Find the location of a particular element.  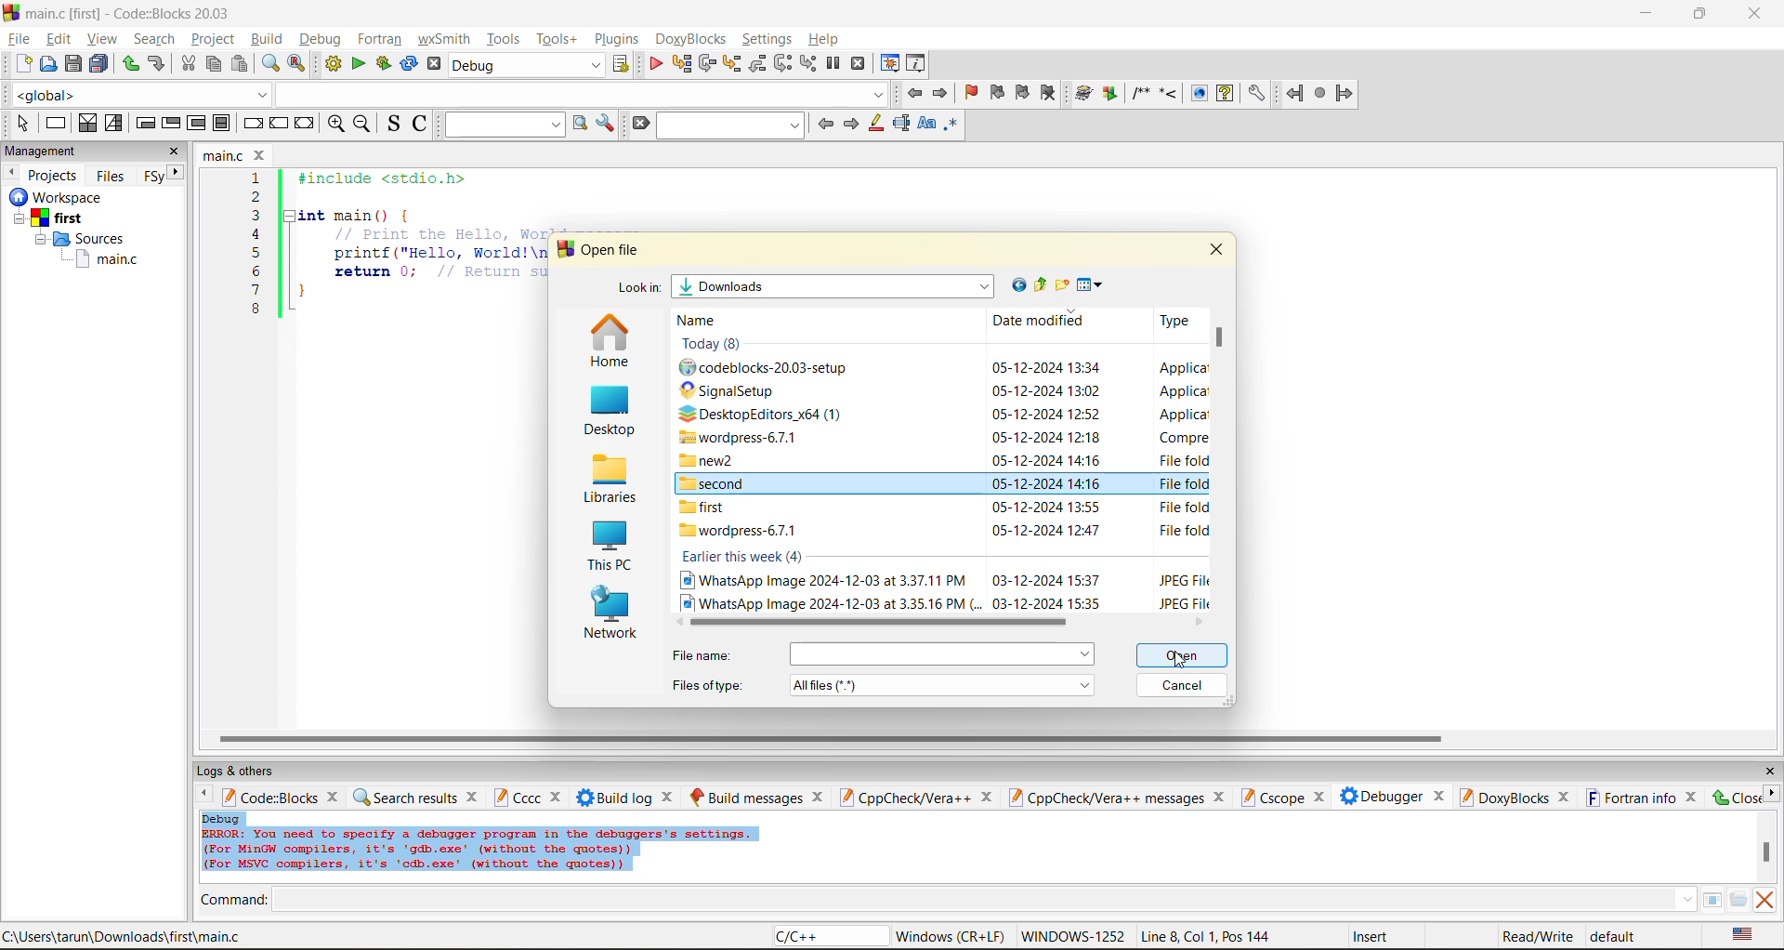

create new folder is located at coordinates (1064, 284).